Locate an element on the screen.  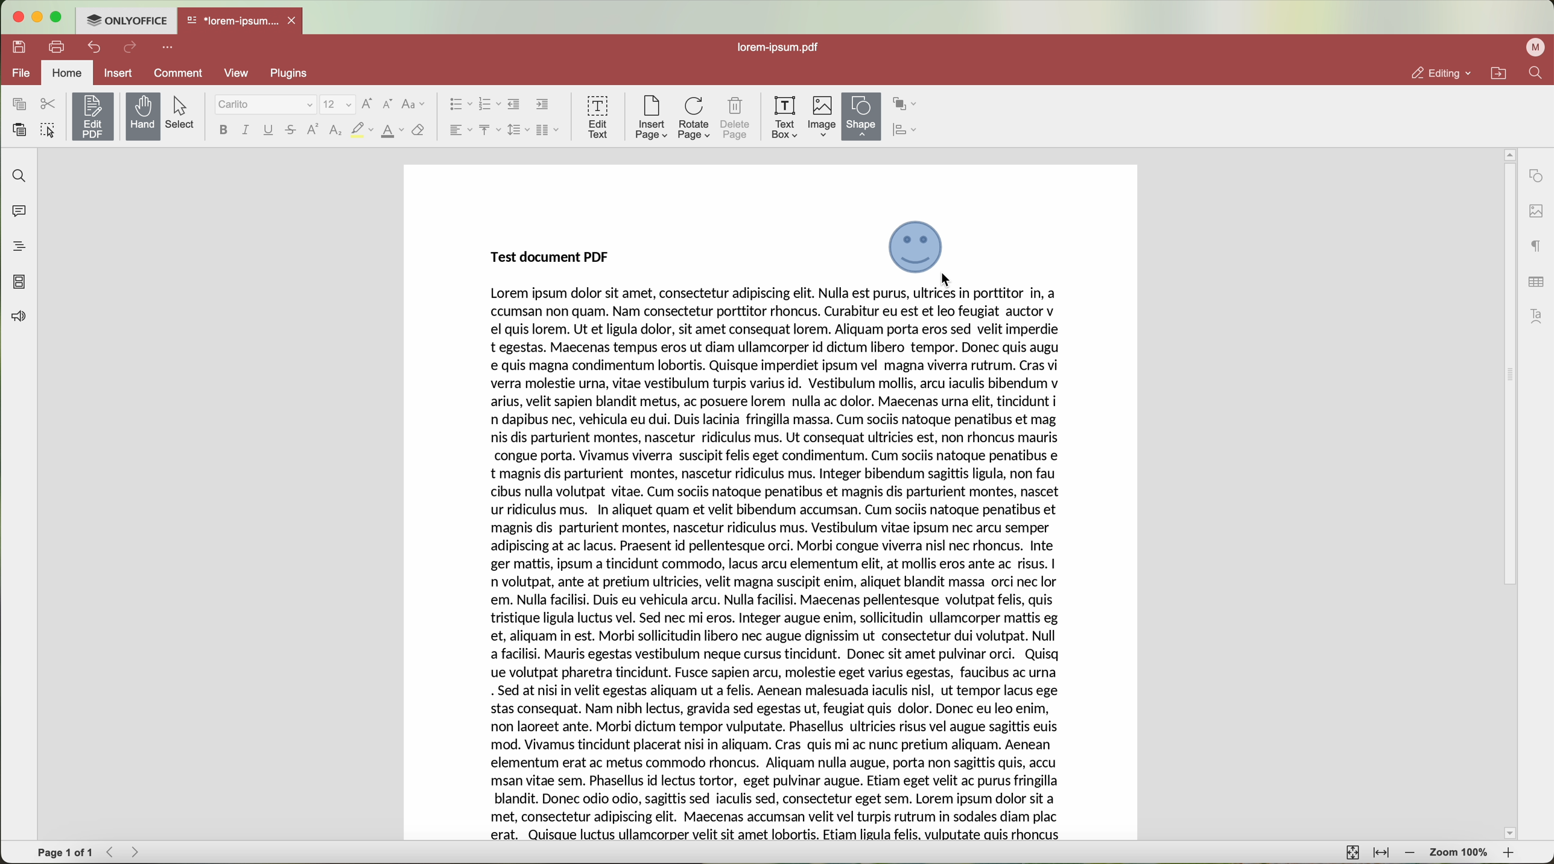
copy is located at coordinates (16, 103).